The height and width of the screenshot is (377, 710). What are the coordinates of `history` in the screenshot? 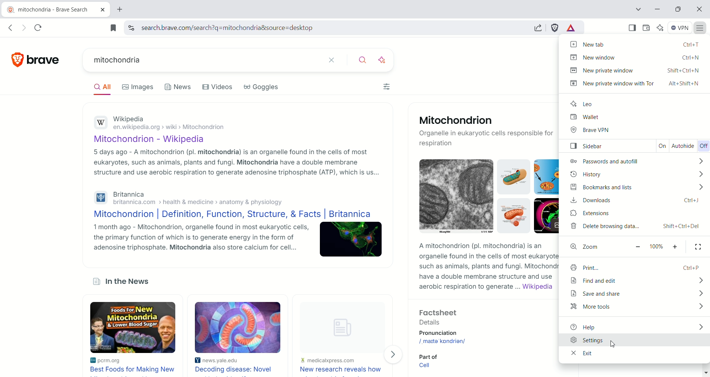 It's located at (635, 175).